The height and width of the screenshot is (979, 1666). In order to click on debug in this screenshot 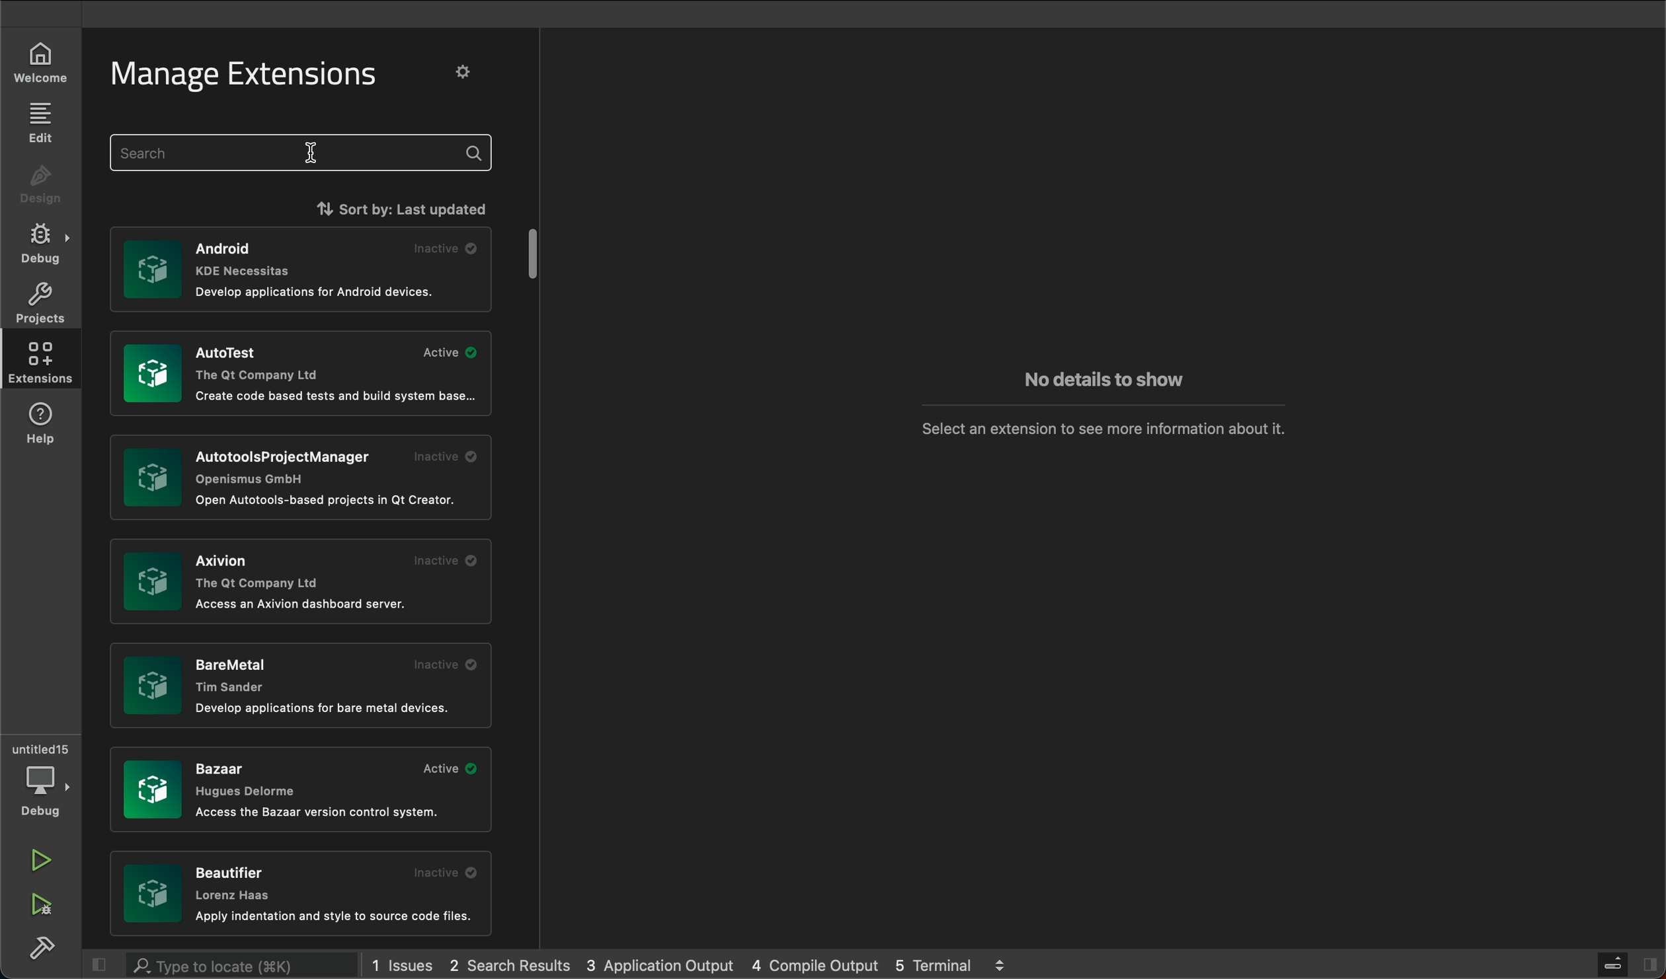, I will do `click(44, 243)`.